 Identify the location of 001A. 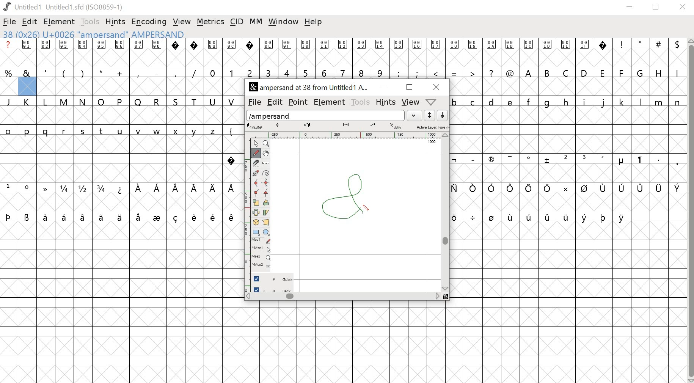
(491, 53).